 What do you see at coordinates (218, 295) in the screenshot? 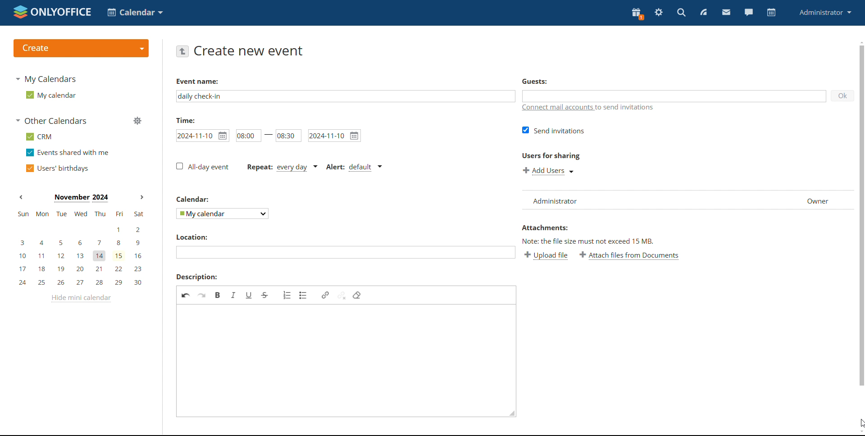
I see `bold` at bounding box center [218, 295].